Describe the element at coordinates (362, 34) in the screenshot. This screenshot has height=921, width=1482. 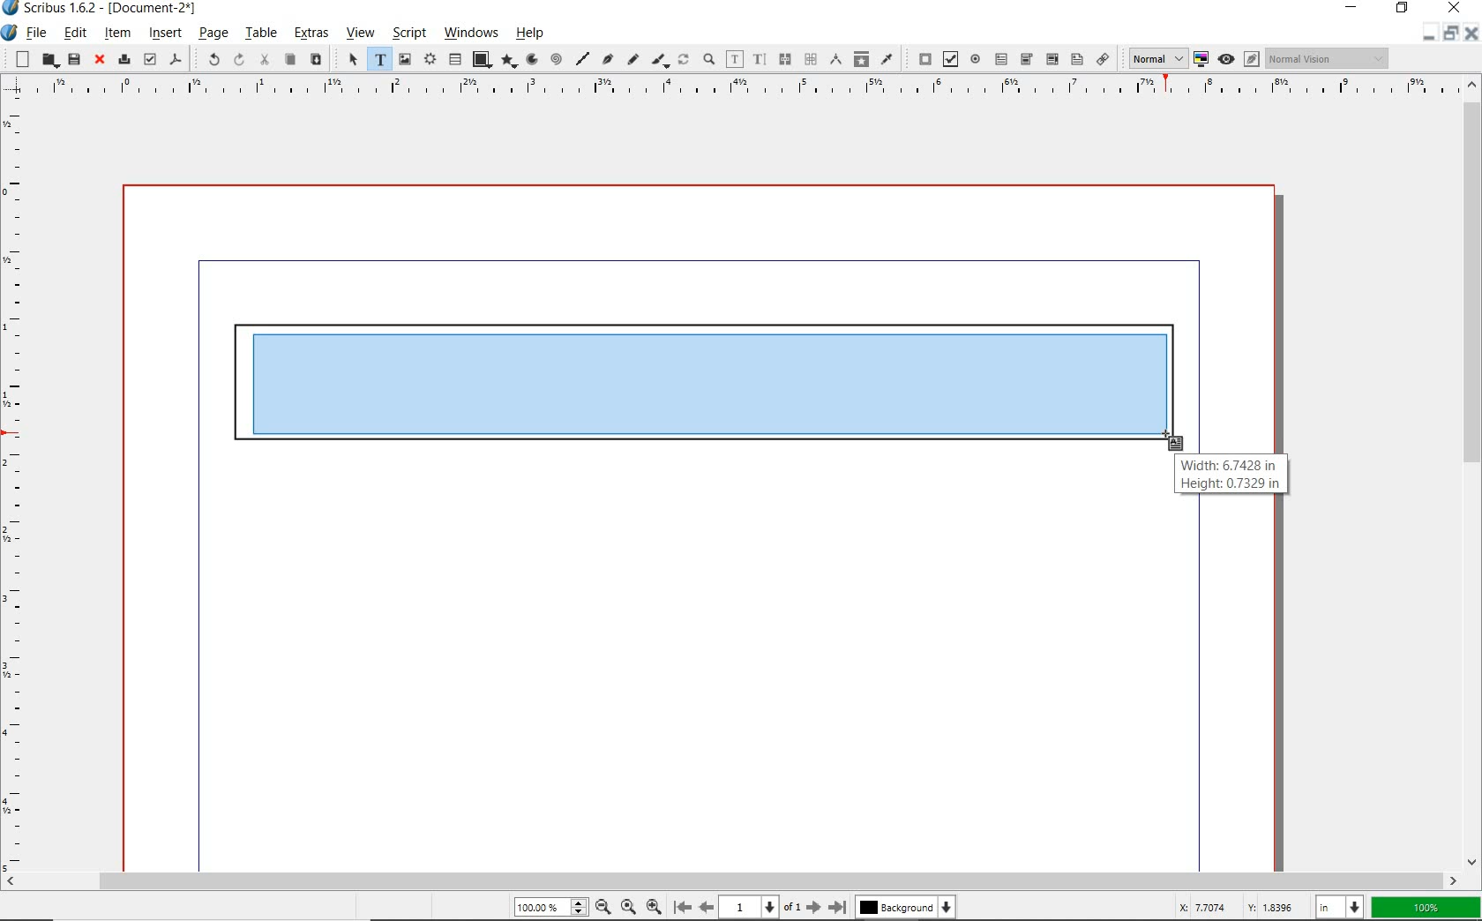
I see `view` at that location.